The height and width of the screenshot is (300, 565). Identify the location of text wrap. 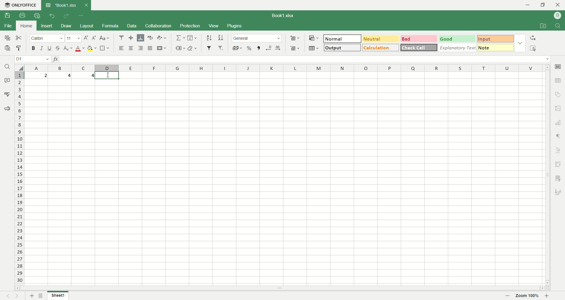
(150, 38).